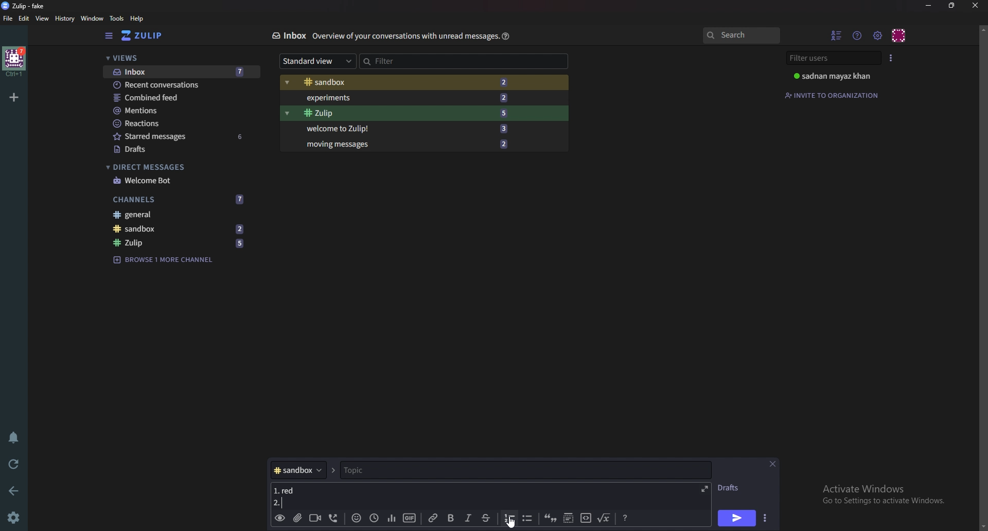 This screenshot has height=531, width=988. Describe the element at coordinates (16, 489) in the screenshot. I see `back` at that location.